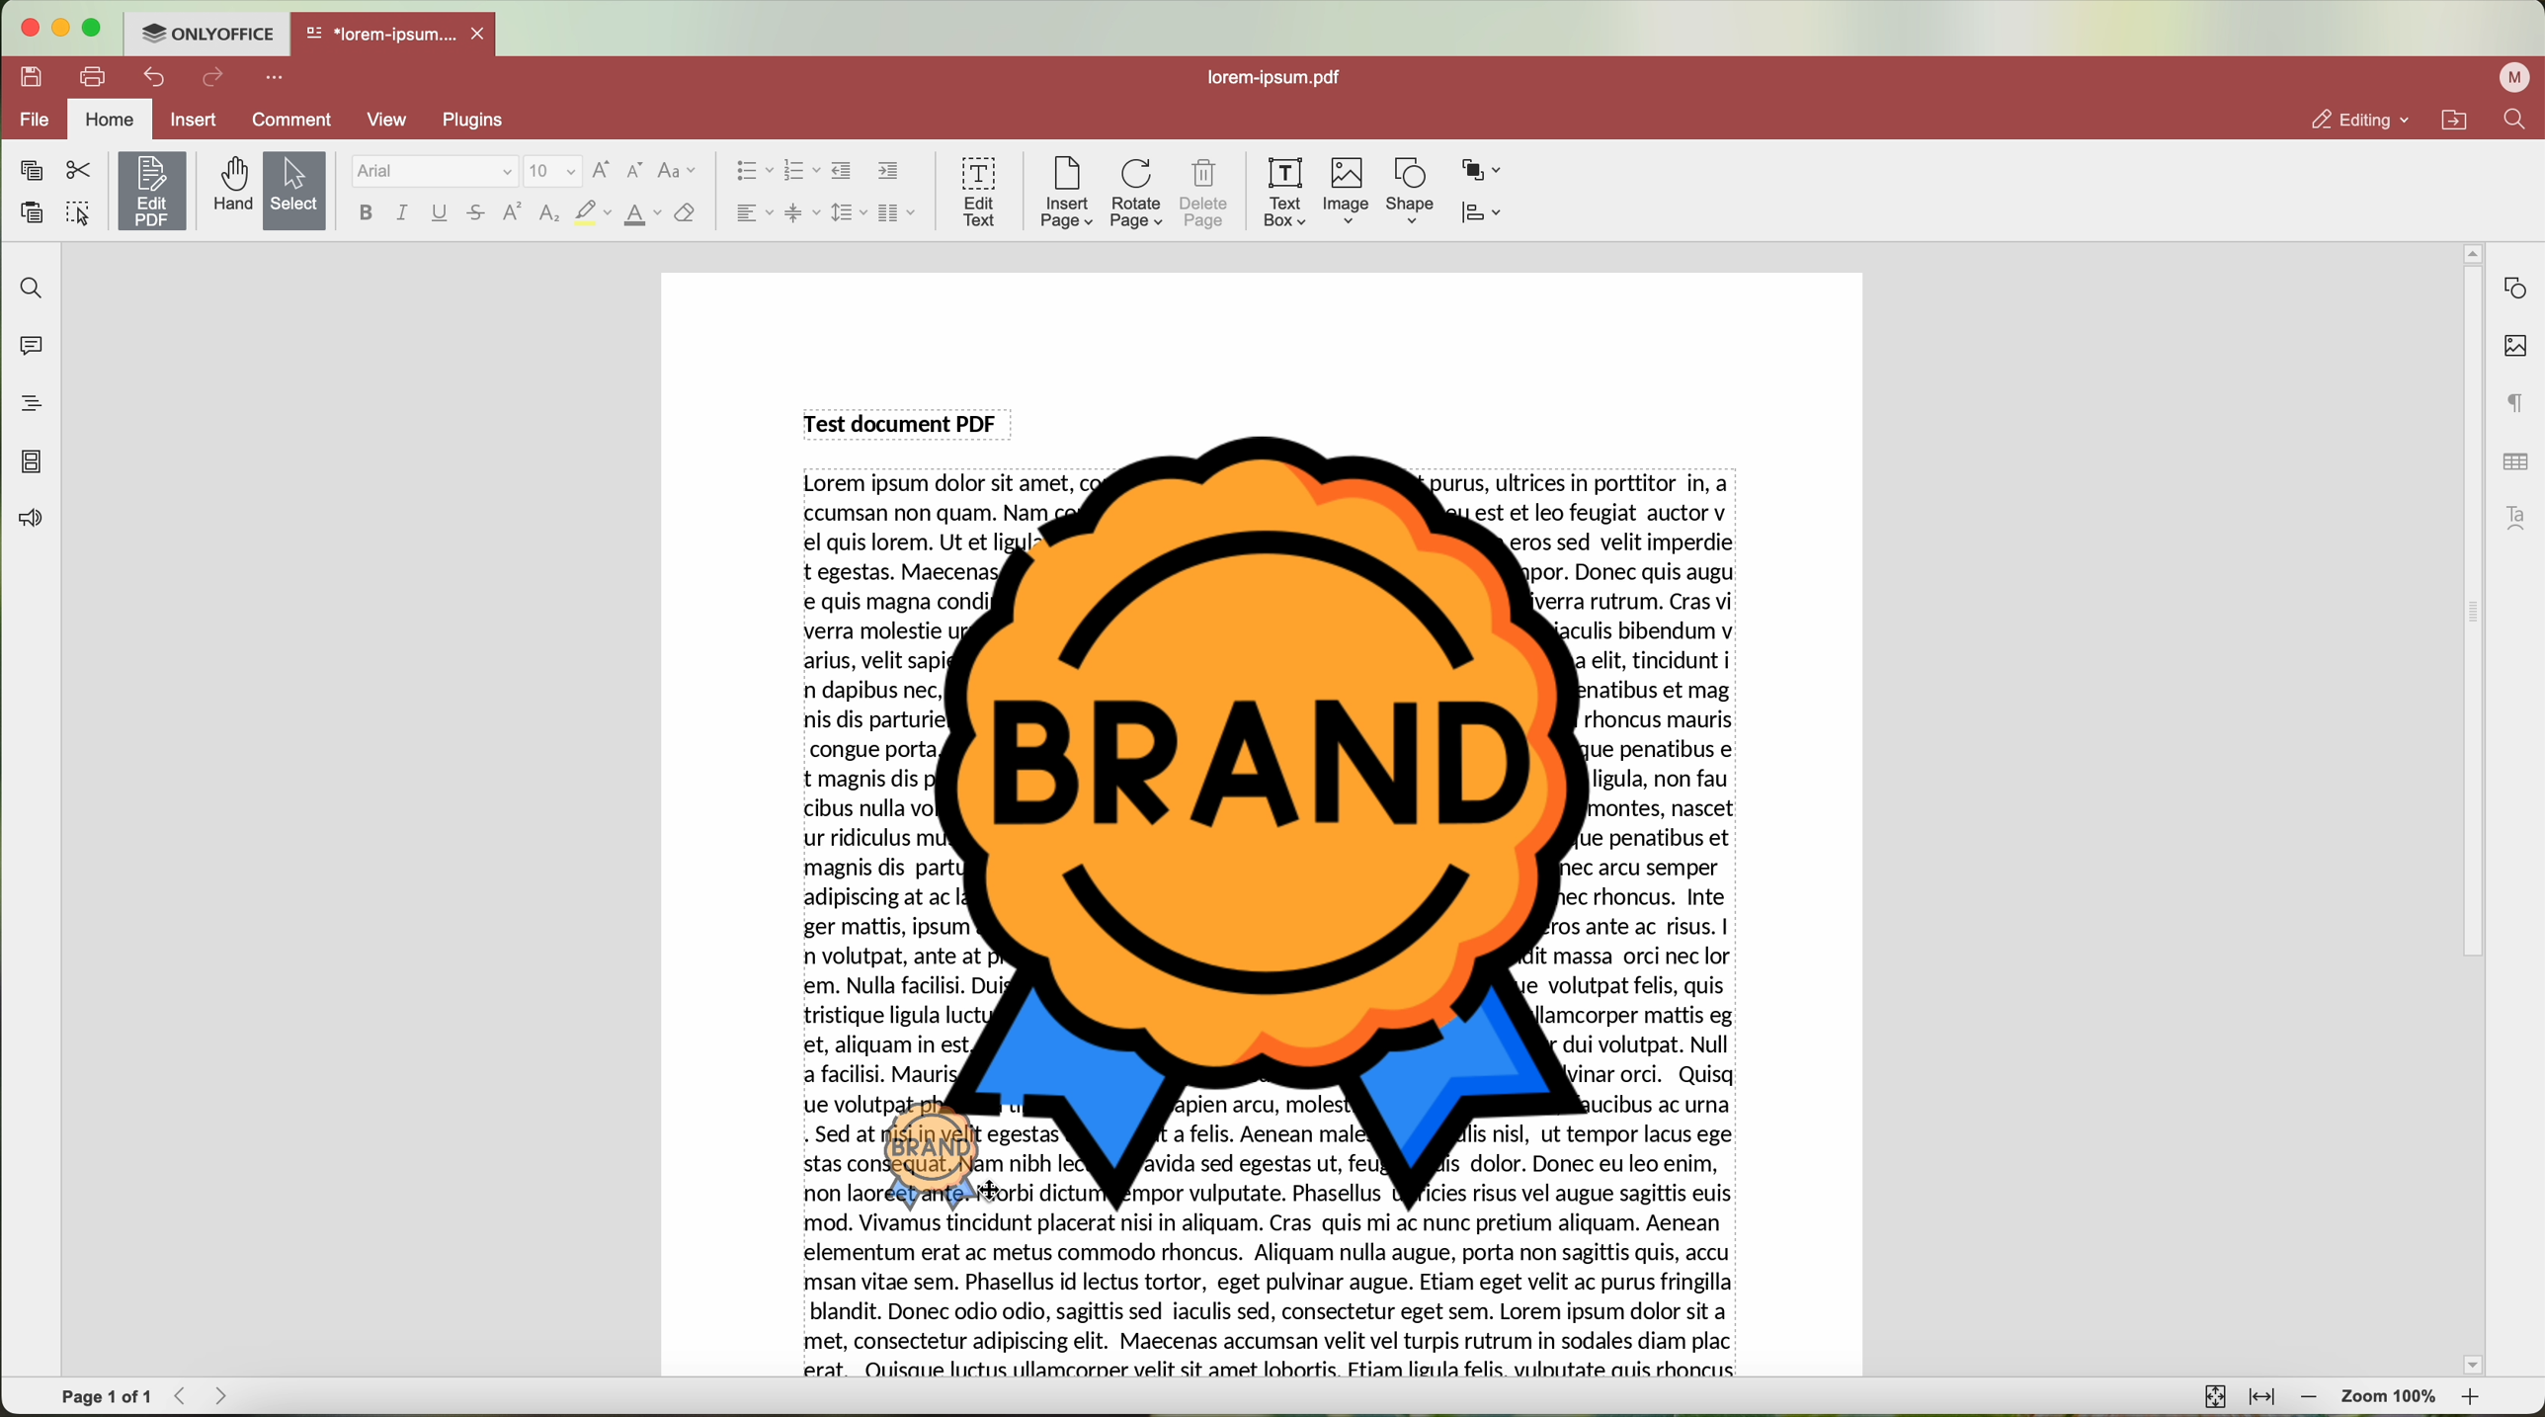  I want to click on Image, so click(1348, 193).